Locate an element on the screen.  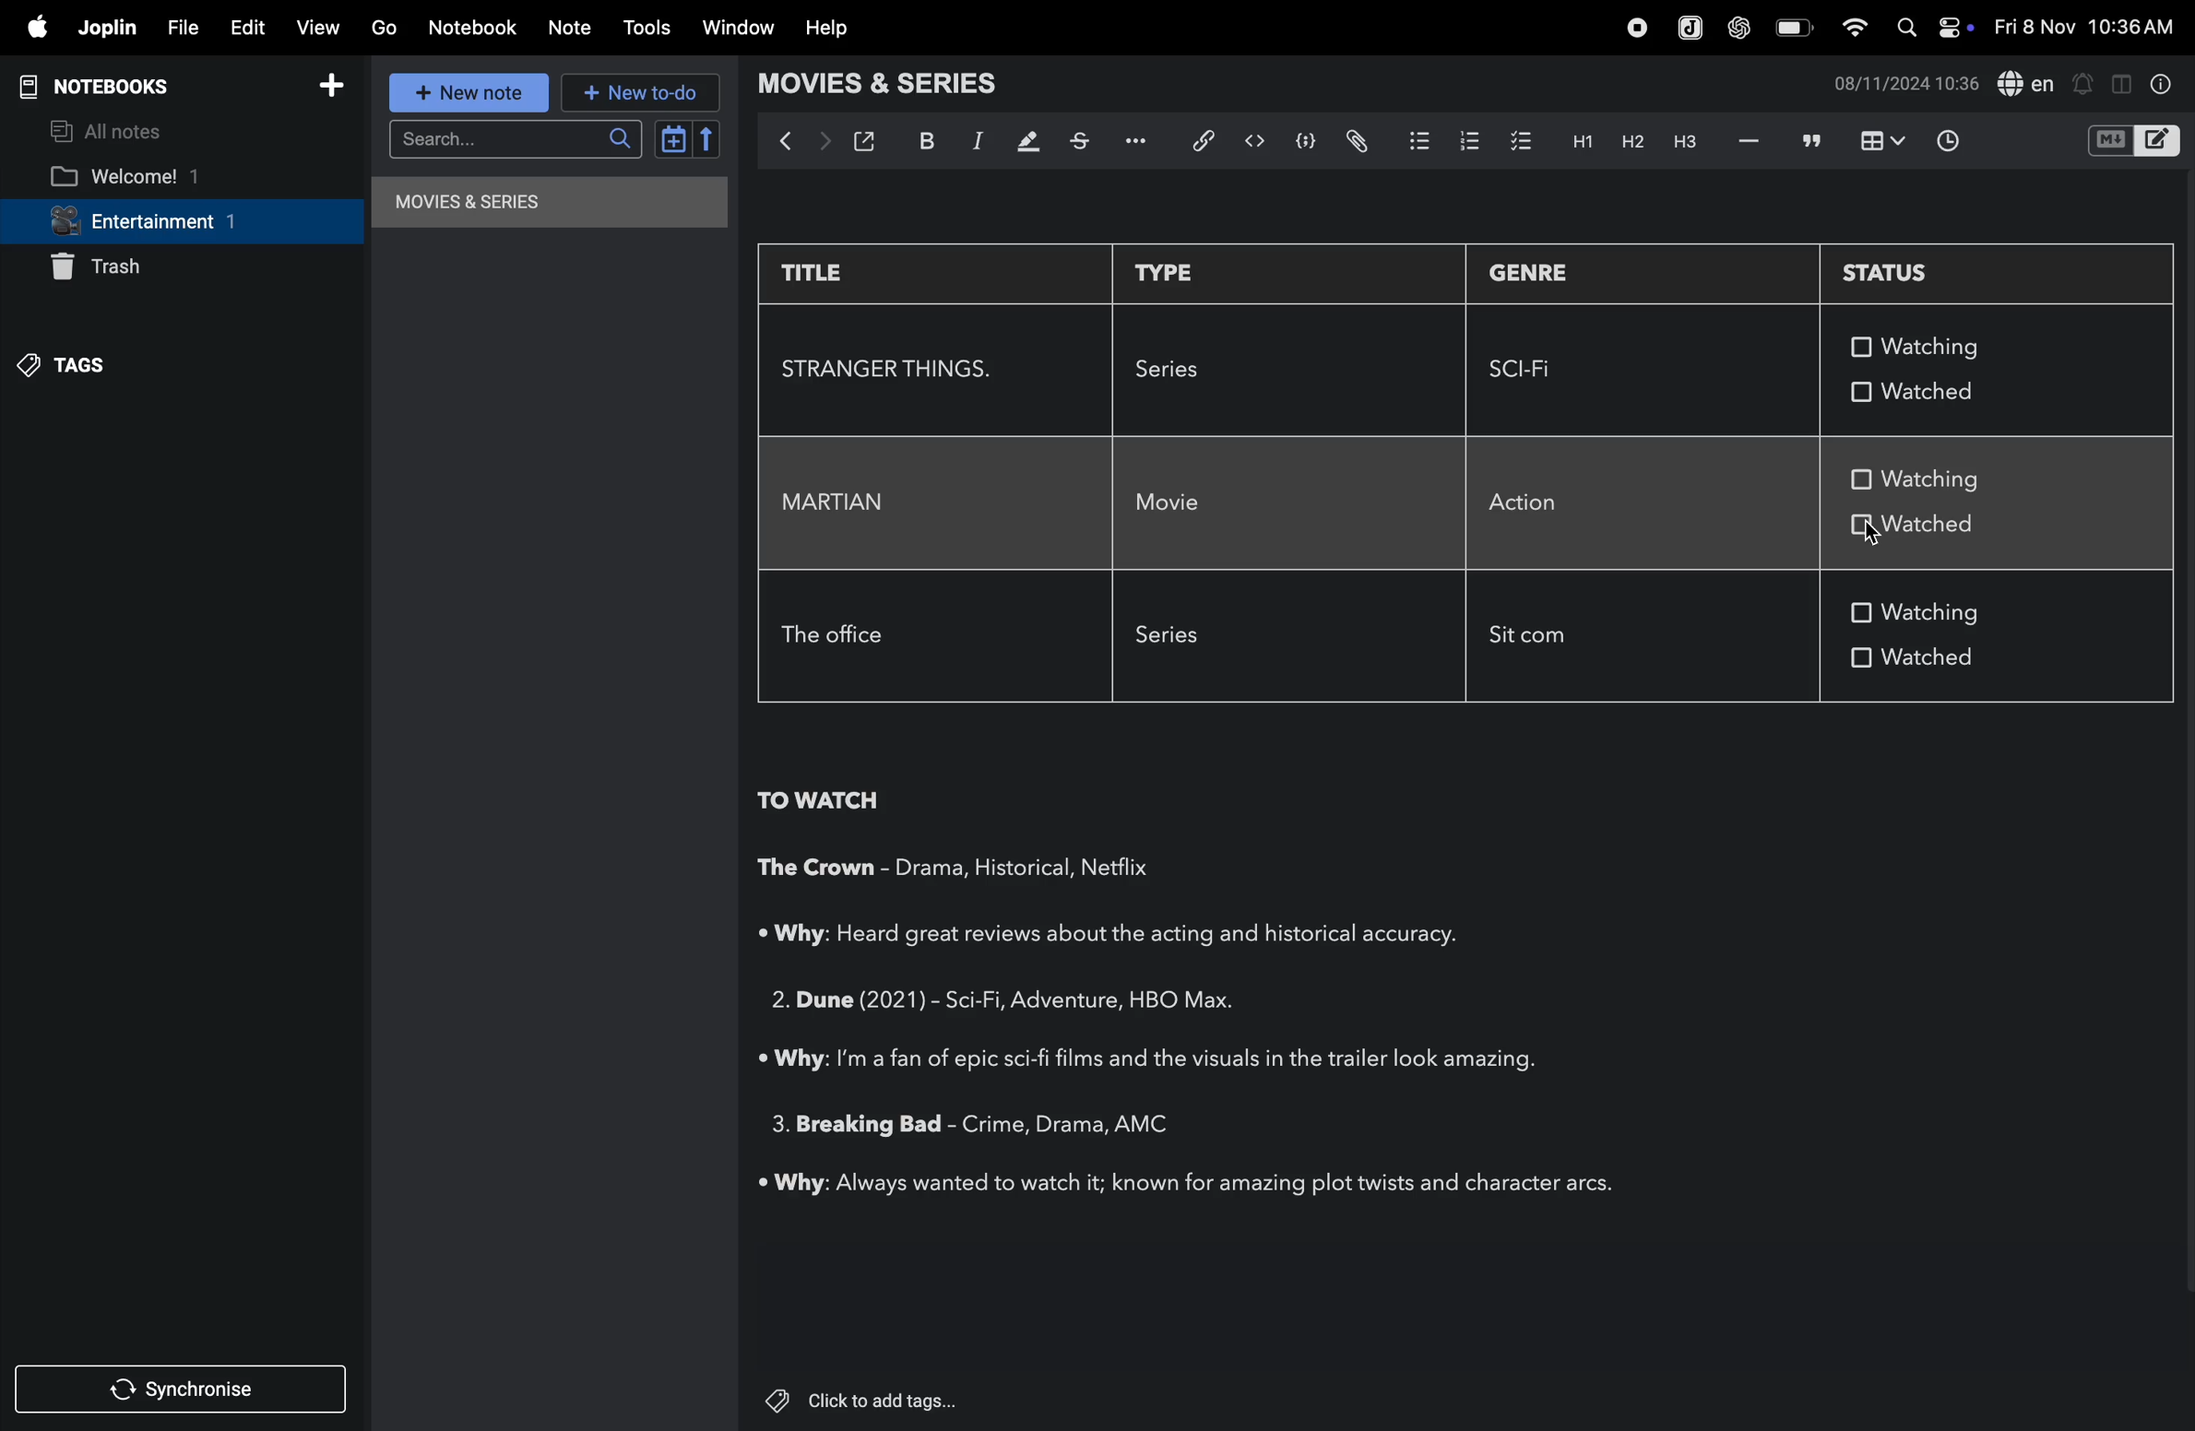
check box is located at coordinates (1857, 347).